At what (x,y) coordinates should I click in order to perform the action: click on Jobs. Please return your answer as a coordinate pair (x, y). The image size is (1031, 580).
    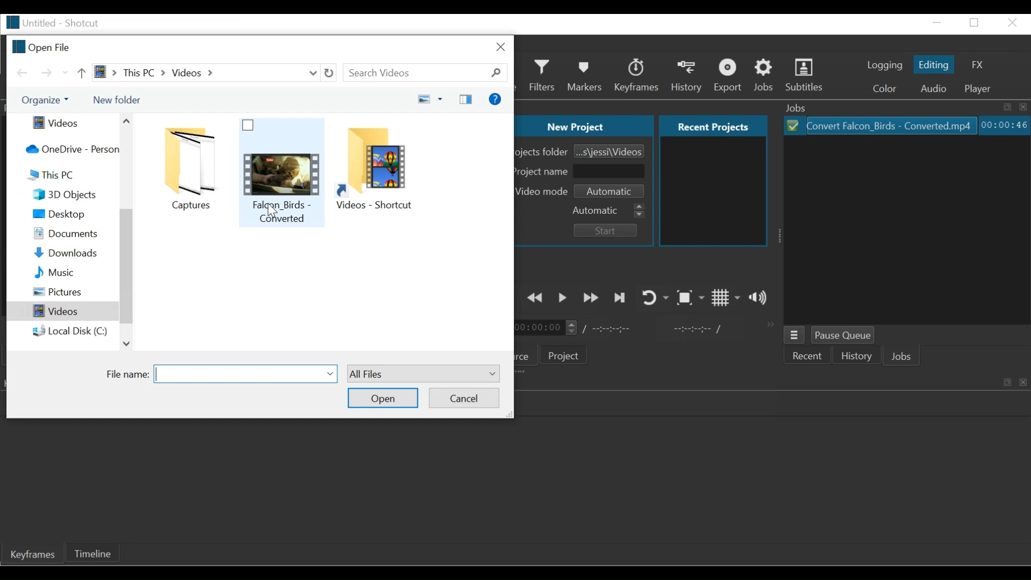
    Looking at the image, I should click on (903, 356).